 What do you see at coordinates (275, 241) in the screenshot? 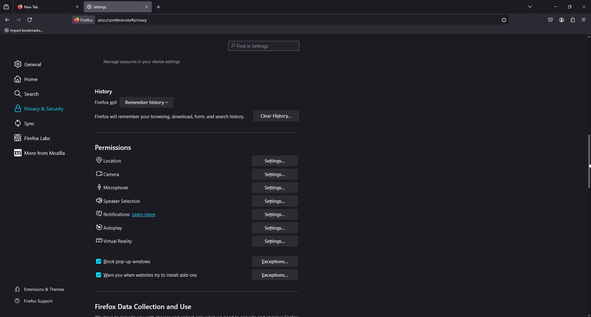
I see `settings` at bounding box center [275, 241].